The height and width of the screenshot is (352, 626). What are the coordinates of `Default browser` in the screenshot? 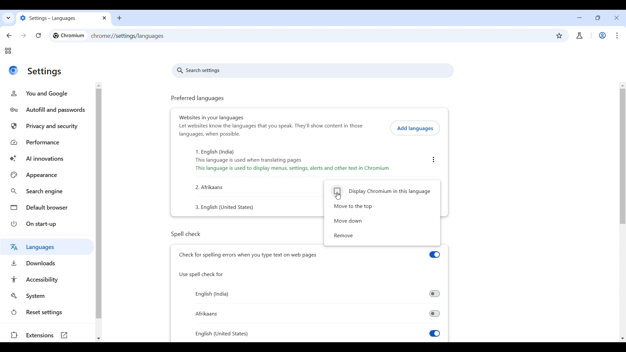 It's located at (49, 207).